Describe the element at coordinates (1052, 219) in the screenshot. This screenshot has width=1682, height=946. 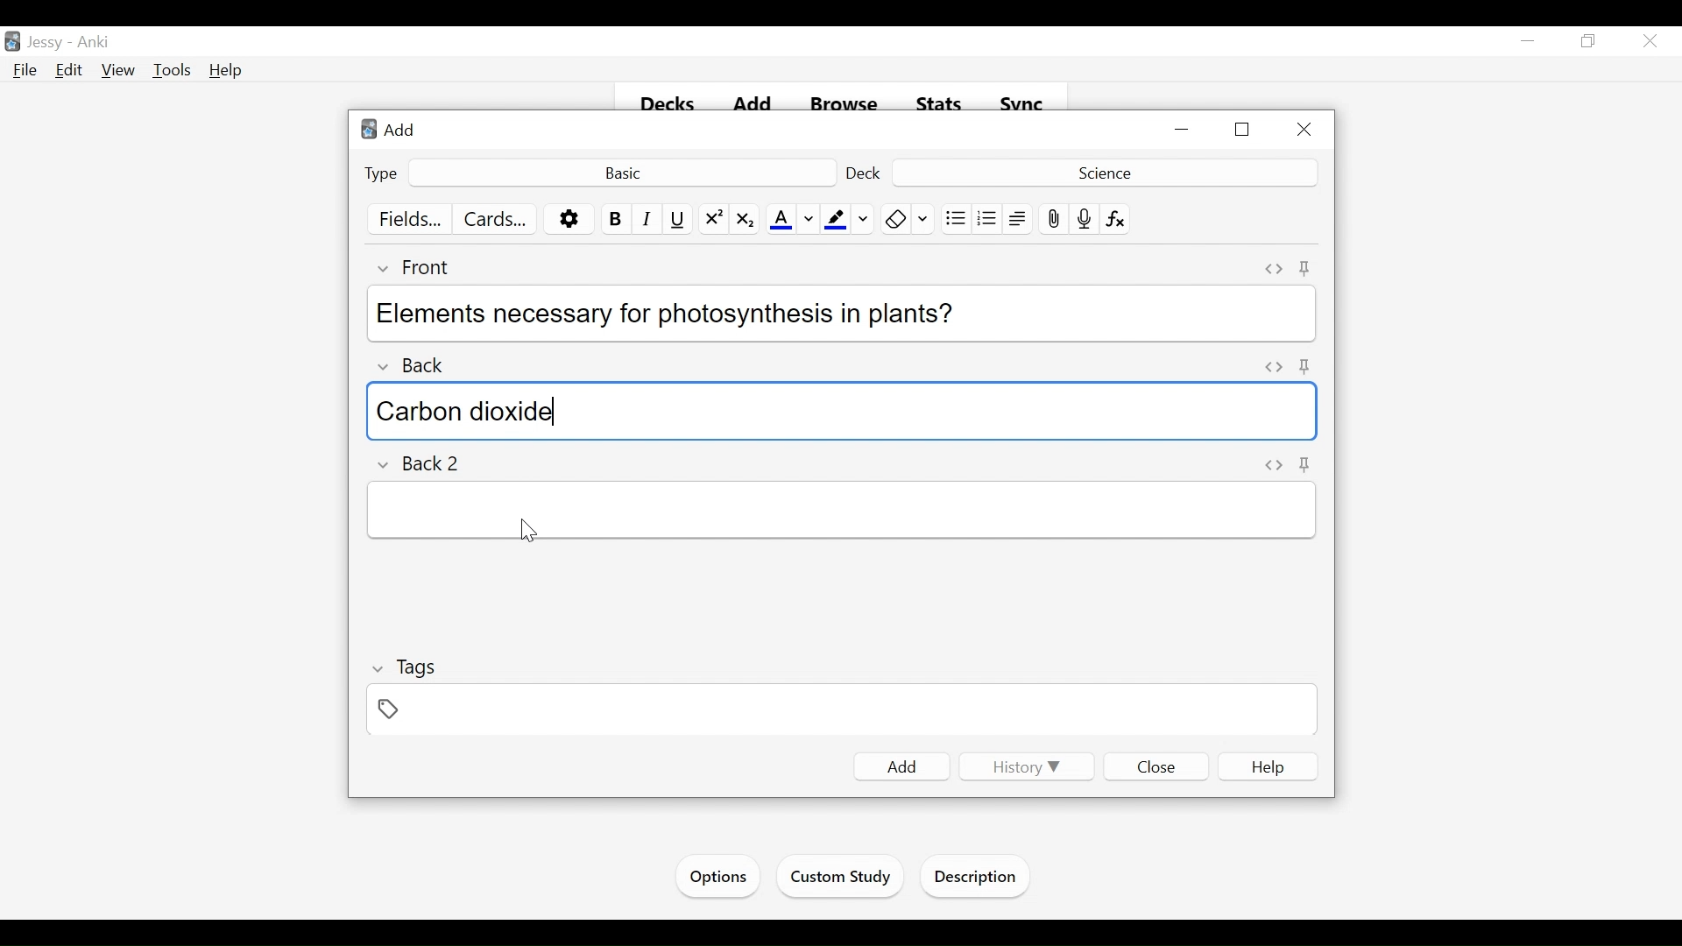
I see `Upload pictures/images/ files` at that location.